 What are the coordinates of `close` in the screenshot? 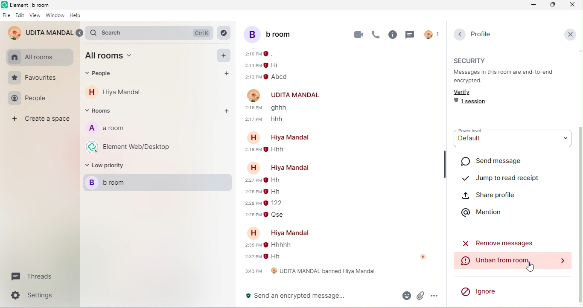 It's located at (572, 5).